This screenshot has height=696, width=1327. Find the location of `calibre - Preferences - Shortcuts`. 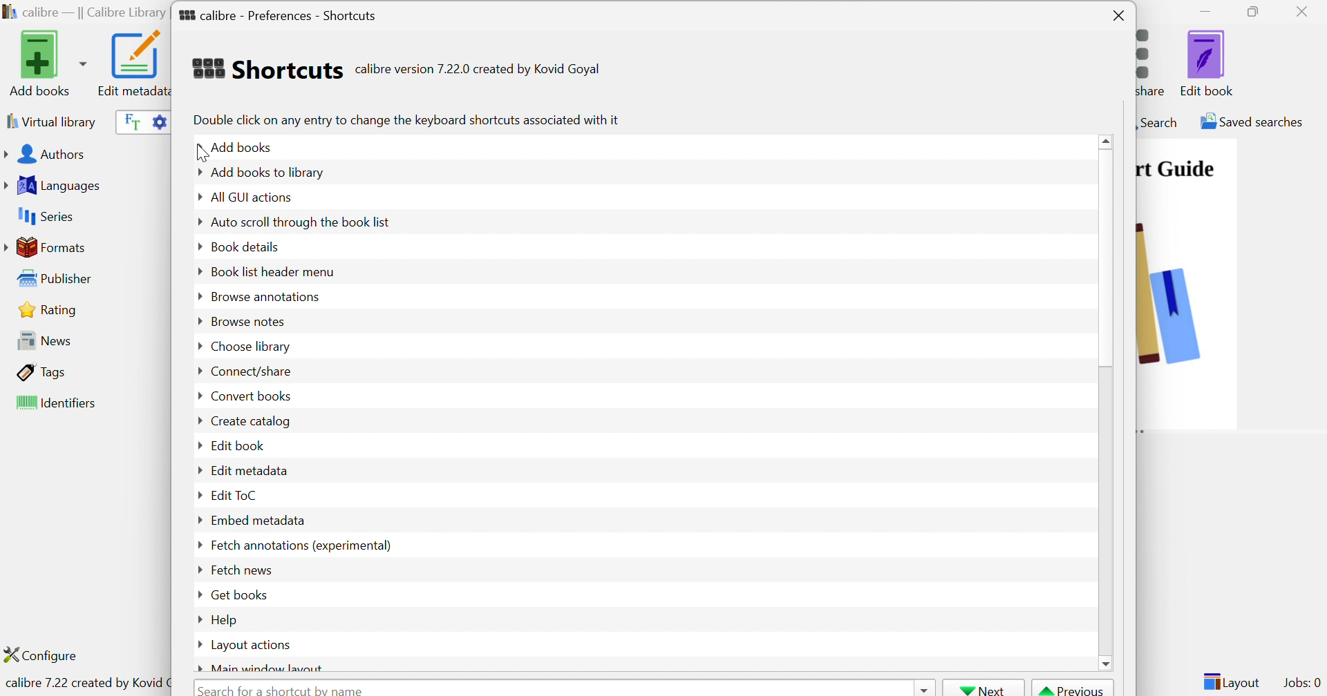

calibre - Preferences - Shortcuts is located at coordinates (278, 12).